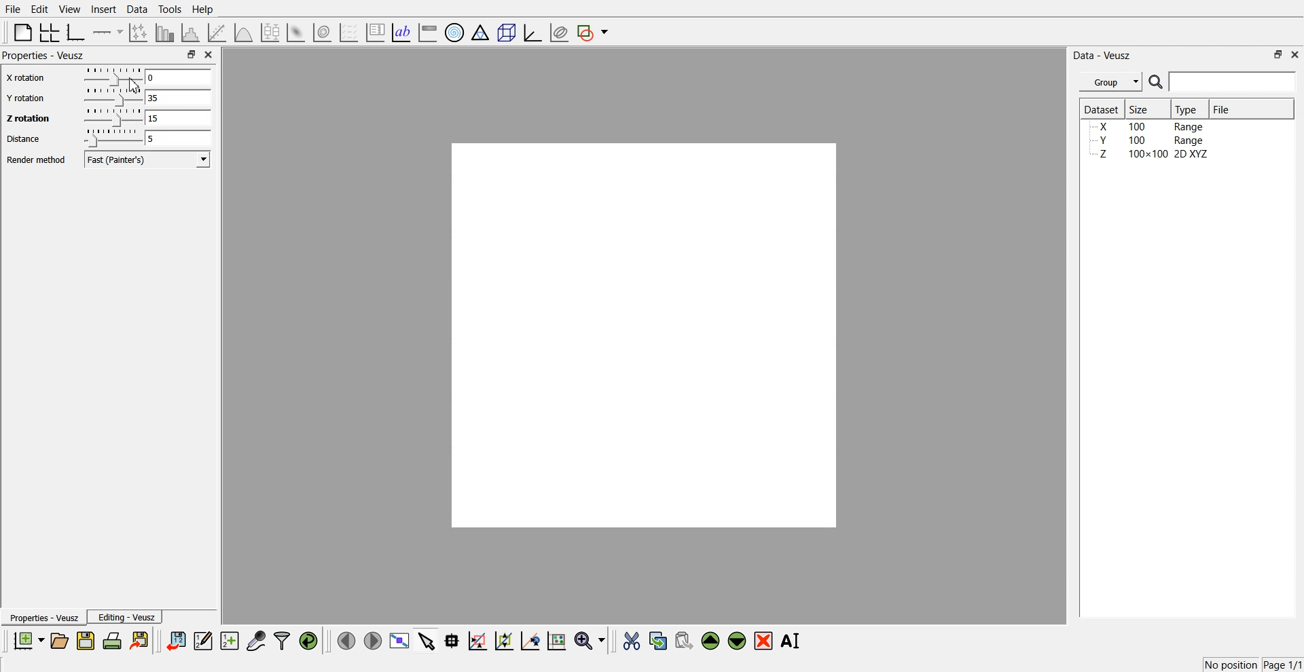  What do you see at coordinates (1278, 54) in the screenshot?
I see `Maximize` at bounding box center [1278, 54].